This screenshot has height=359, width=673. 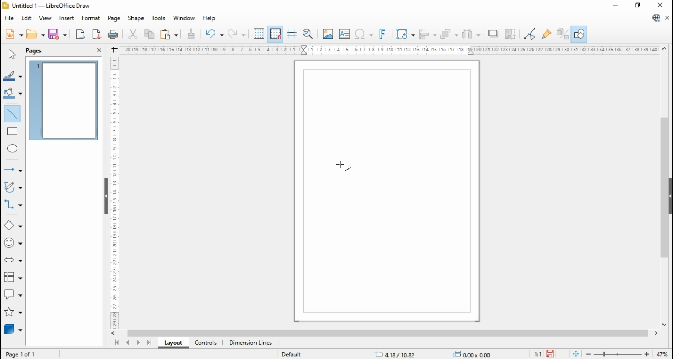 What do you see at coordinates (115, 35) in the screenshot?
I see `print` at bounding box center [115, 35].